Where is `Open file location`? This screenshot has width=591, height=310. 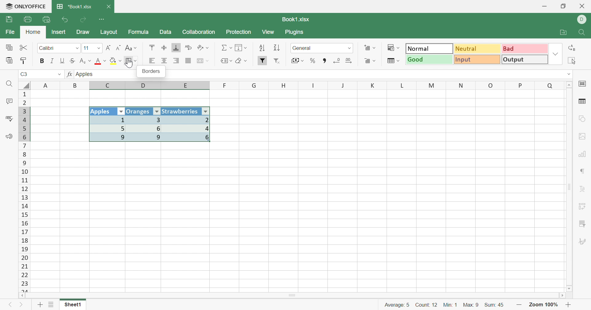
Open file location is located at coordinates (565, 33).